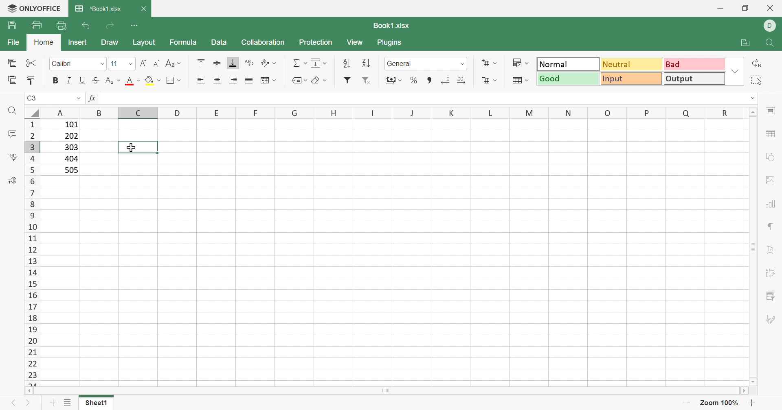 This screenshot has width=782, height=410. Describe the element at coordinates (199, 62) in the screenshot. I see `Align Top` at that location.